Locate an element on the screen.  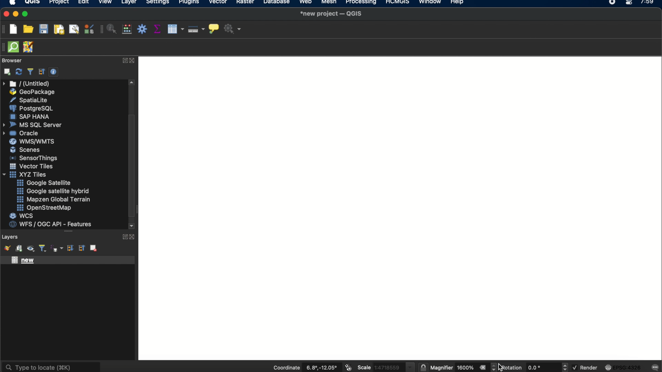
manage map themes is located at coordinates (30, 249).